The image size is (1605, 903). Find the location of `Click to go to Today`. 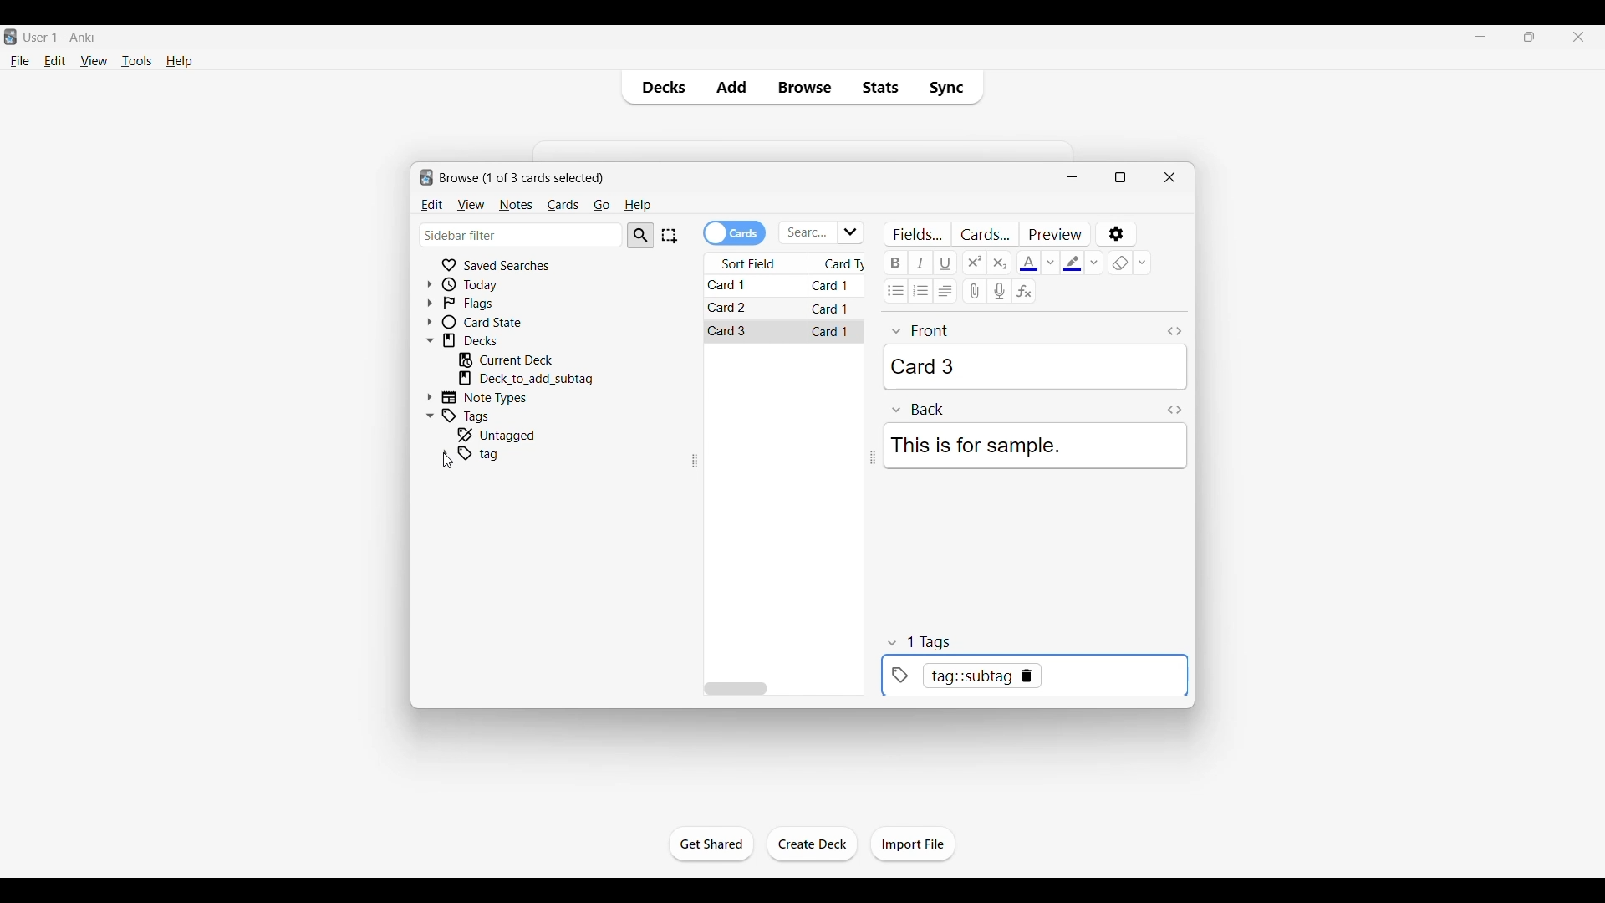

Click to go to Today is located at coordinates (495, 284).